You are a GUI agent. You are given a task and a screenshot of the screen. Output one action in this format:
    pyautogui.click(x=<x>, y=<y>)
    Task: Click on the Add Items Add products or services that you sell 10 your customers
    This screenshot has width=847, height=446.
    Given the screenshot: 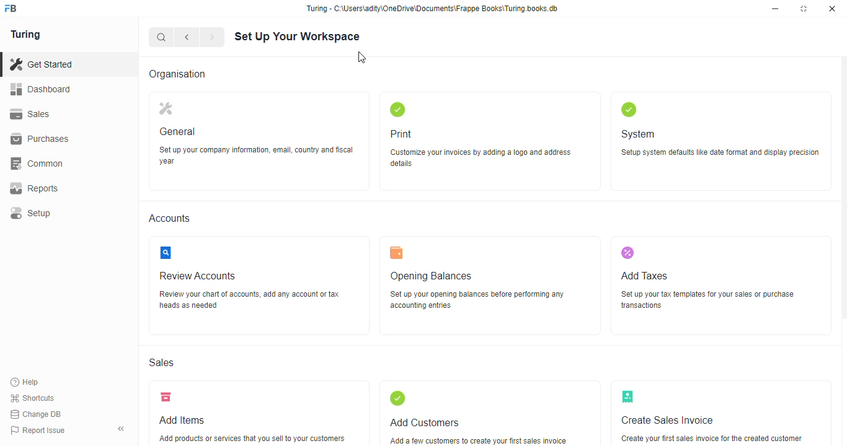 What is the action you would take?
    pyautogui.click(x=252, y=413)
    